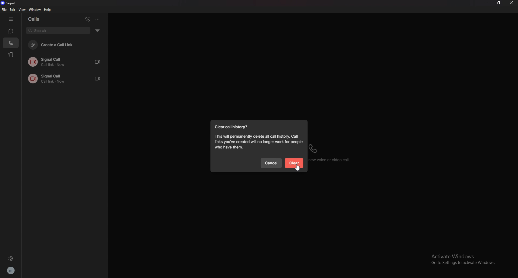 Image resolution: width=518 pixels, height=278 pixels. I want to click on window, so click(35, 10).